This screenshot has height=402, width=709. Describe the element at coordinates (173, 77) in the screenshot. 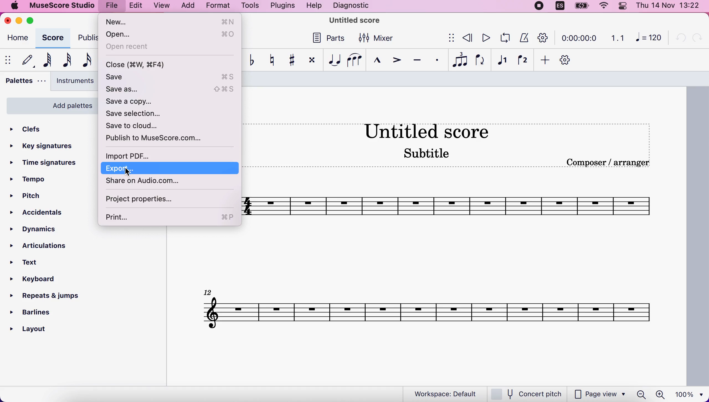

I see `save` at that location.